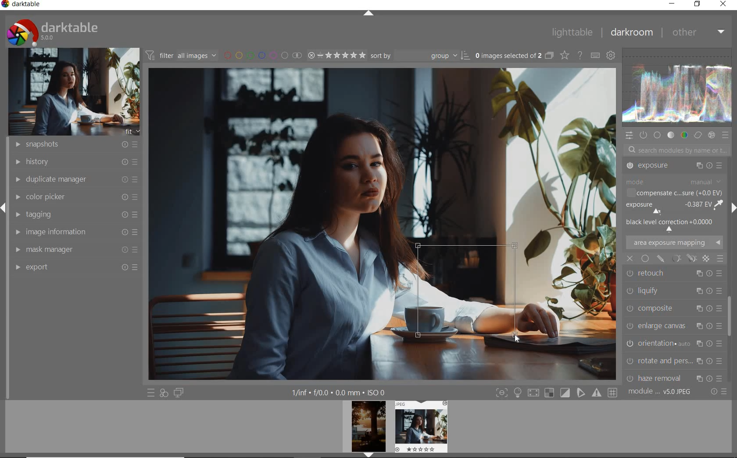 Image resolution: width=737 pixels, height=458 pixels. Describe the element at coordinates (517, 338) in the screenshot. I see `Cursor` at that location.